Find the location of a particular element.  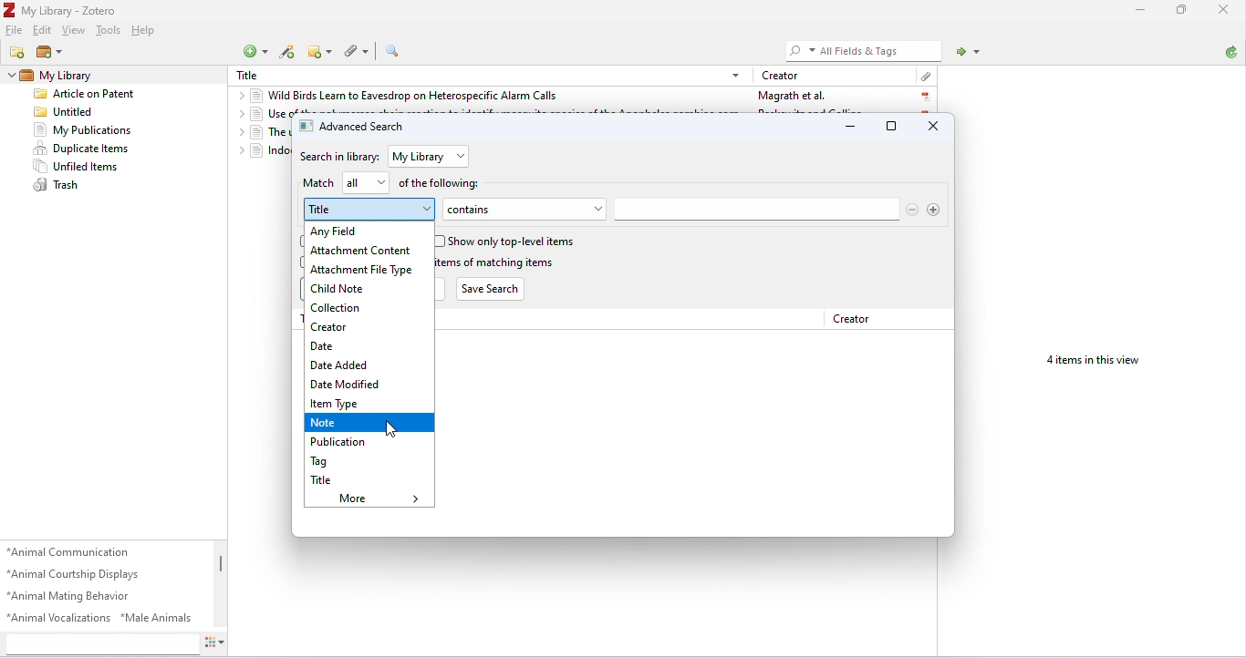

attachment is located at coordinates (926, 76).